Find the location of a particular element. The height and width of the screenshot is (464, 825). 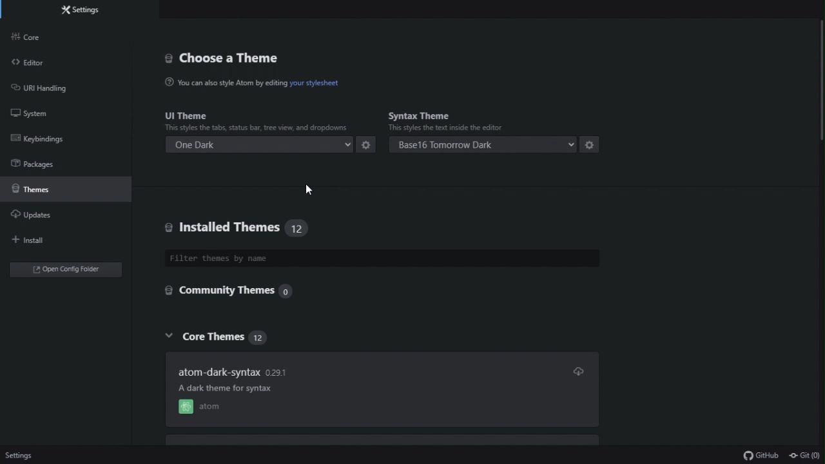

Git is located at coordinates (805, 456).